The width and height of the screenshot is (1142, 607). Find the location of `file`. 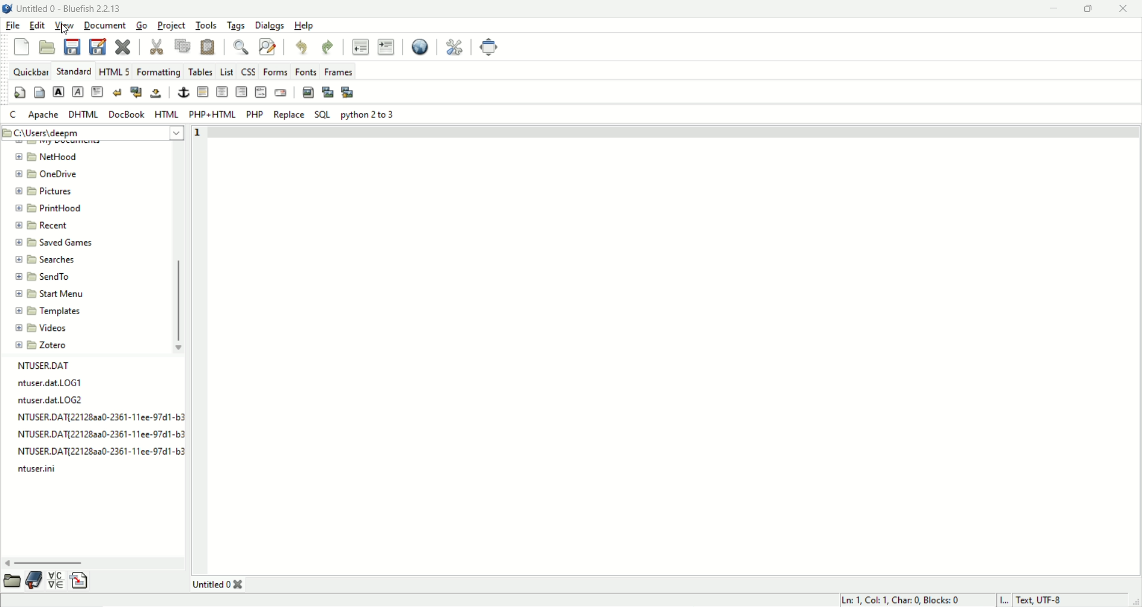

file is located at coordinates (99, 434).